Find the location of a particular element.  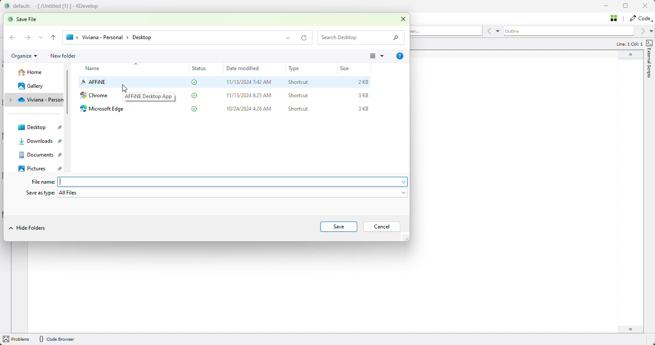

save file is located at coordinates (28, 19).